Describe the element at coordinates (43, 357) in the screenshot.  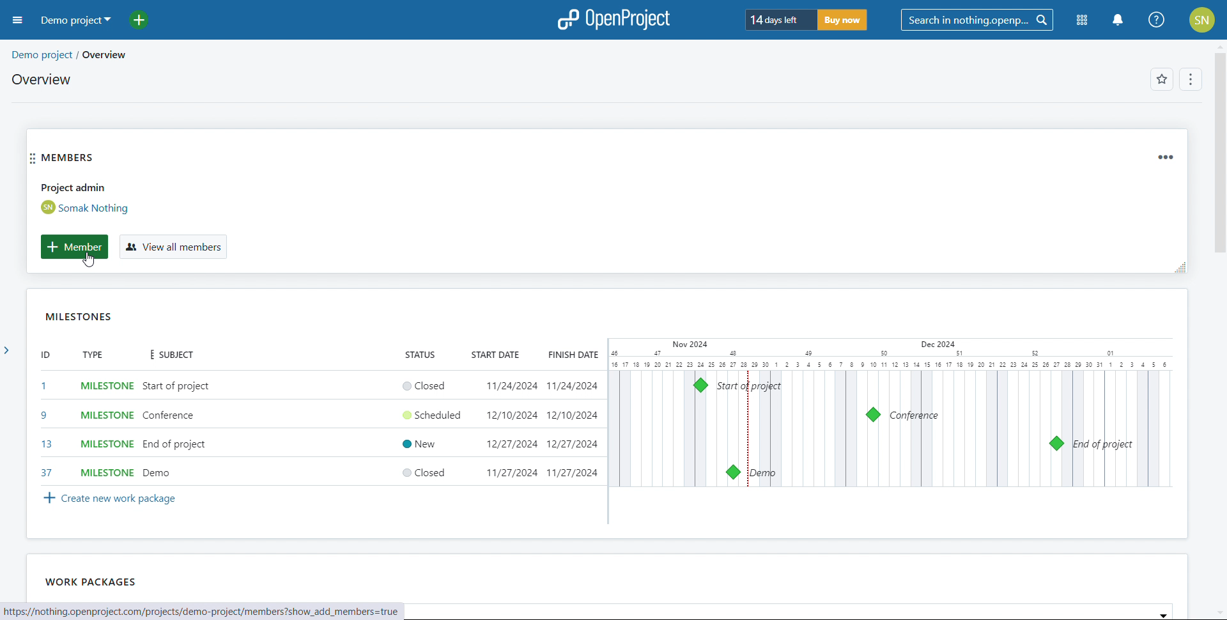
I see `id` at that location.